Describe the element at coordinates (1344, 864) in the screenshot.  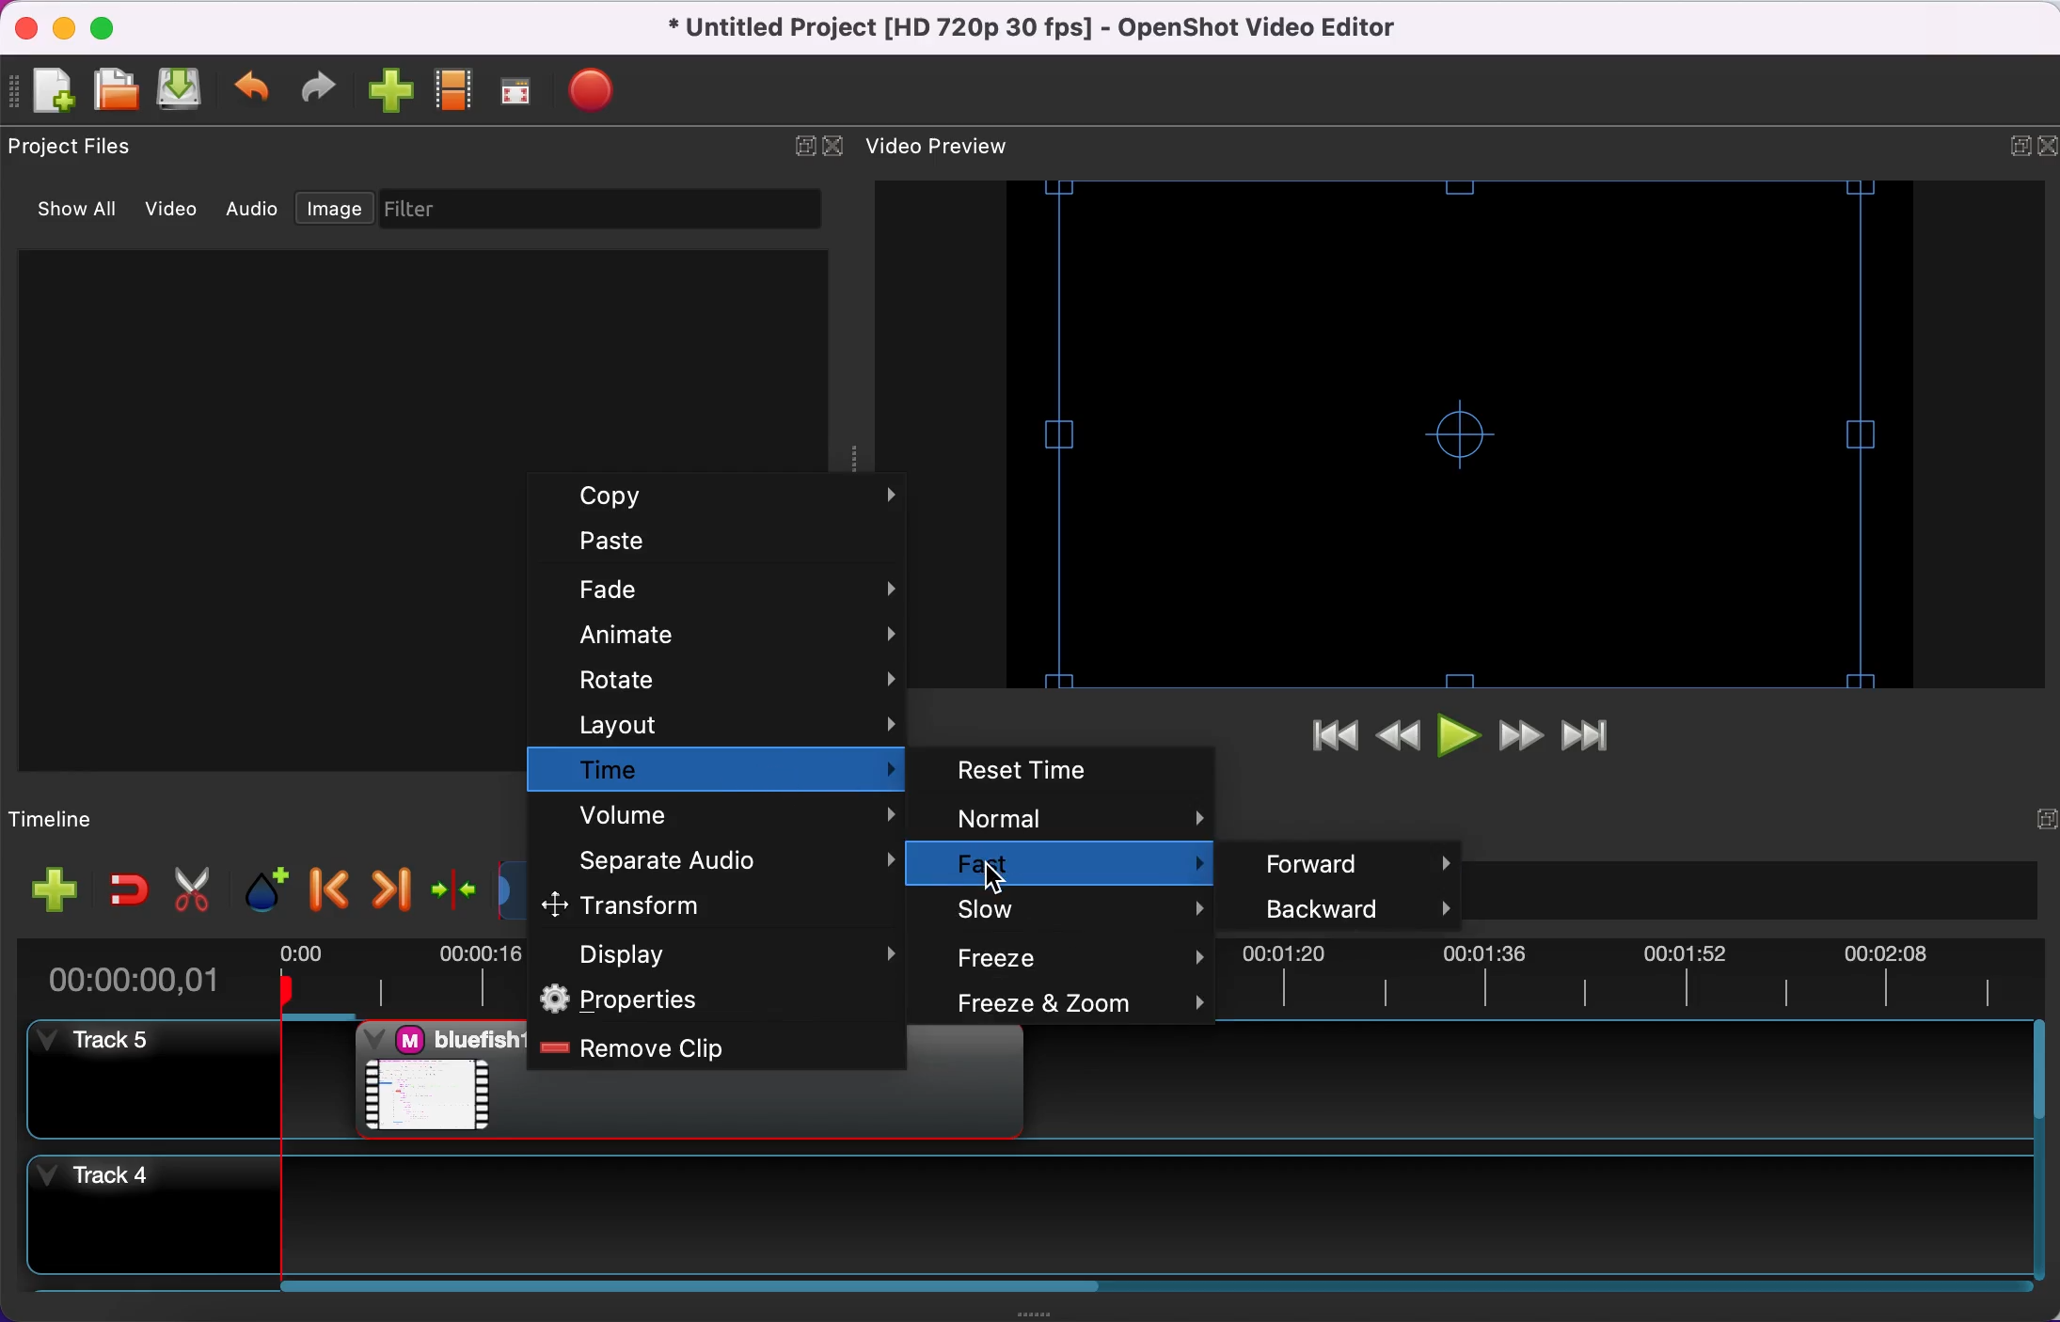
I see `forward` at that location.